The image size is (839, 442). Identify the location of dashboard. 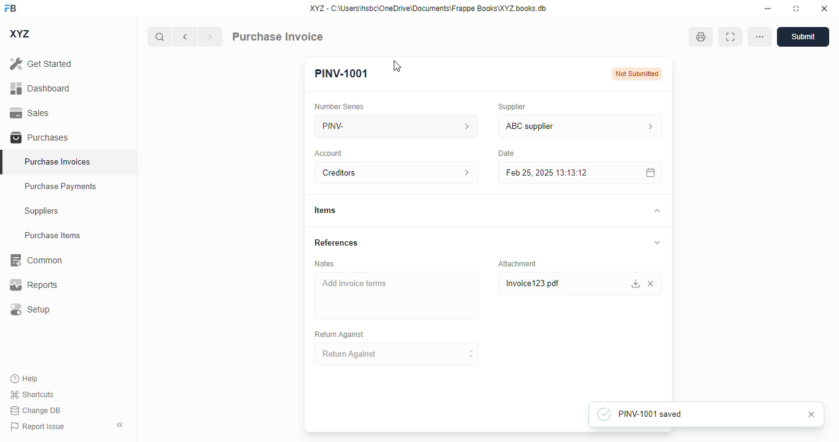
(40, 88).